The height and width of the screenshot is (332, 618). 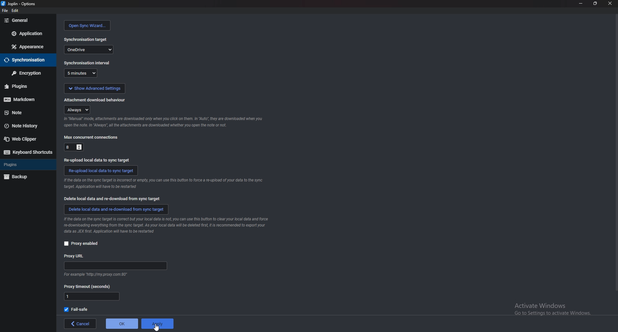 I want to click on minimize, so click(x=581, y=4).